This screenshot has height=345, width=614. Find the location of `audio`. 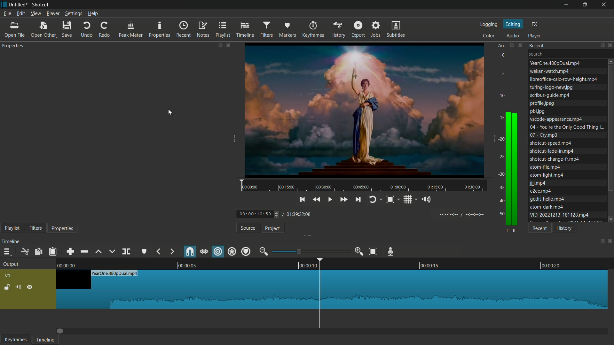

audio is located at coordinates (513, 35).